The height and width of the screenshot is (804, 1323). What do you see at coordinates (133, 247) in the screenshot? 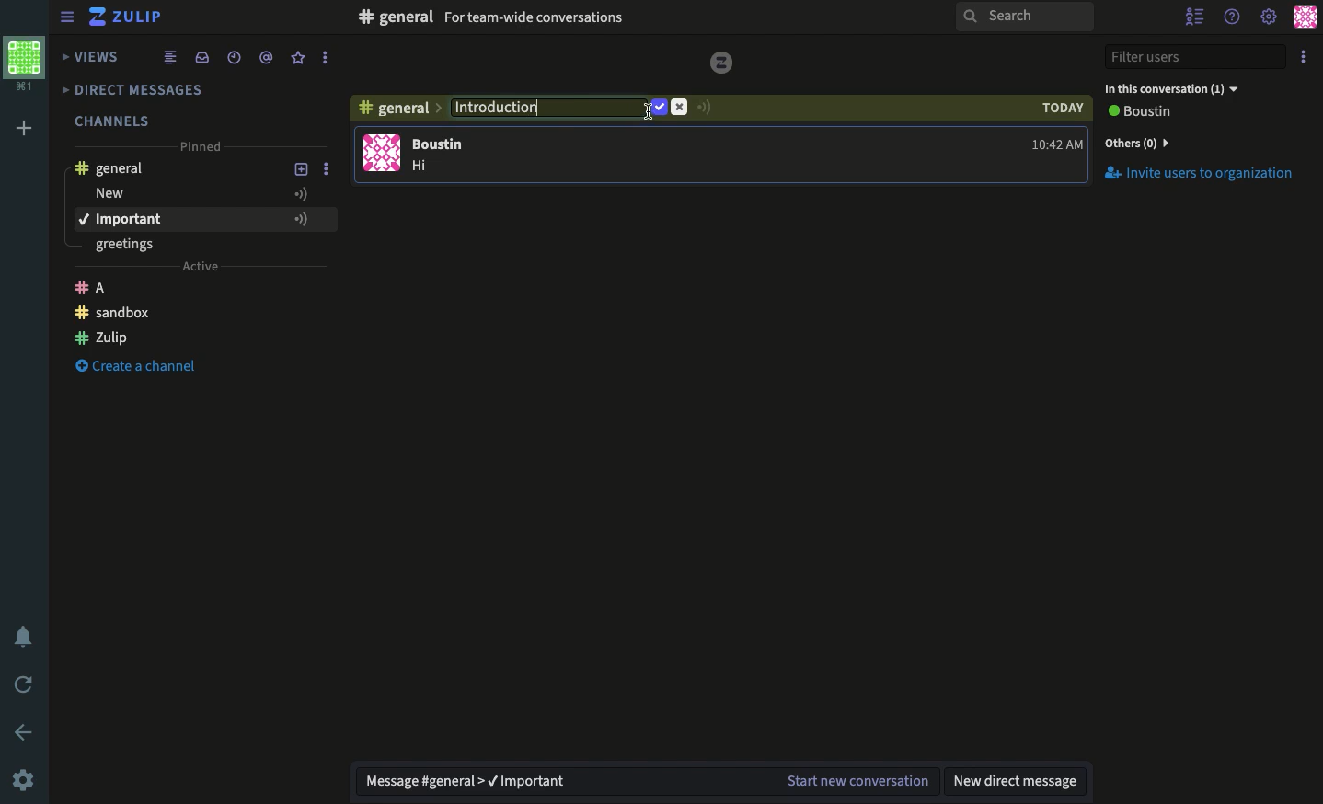
I see `greetings - topic` at bounding box center [133, 247].